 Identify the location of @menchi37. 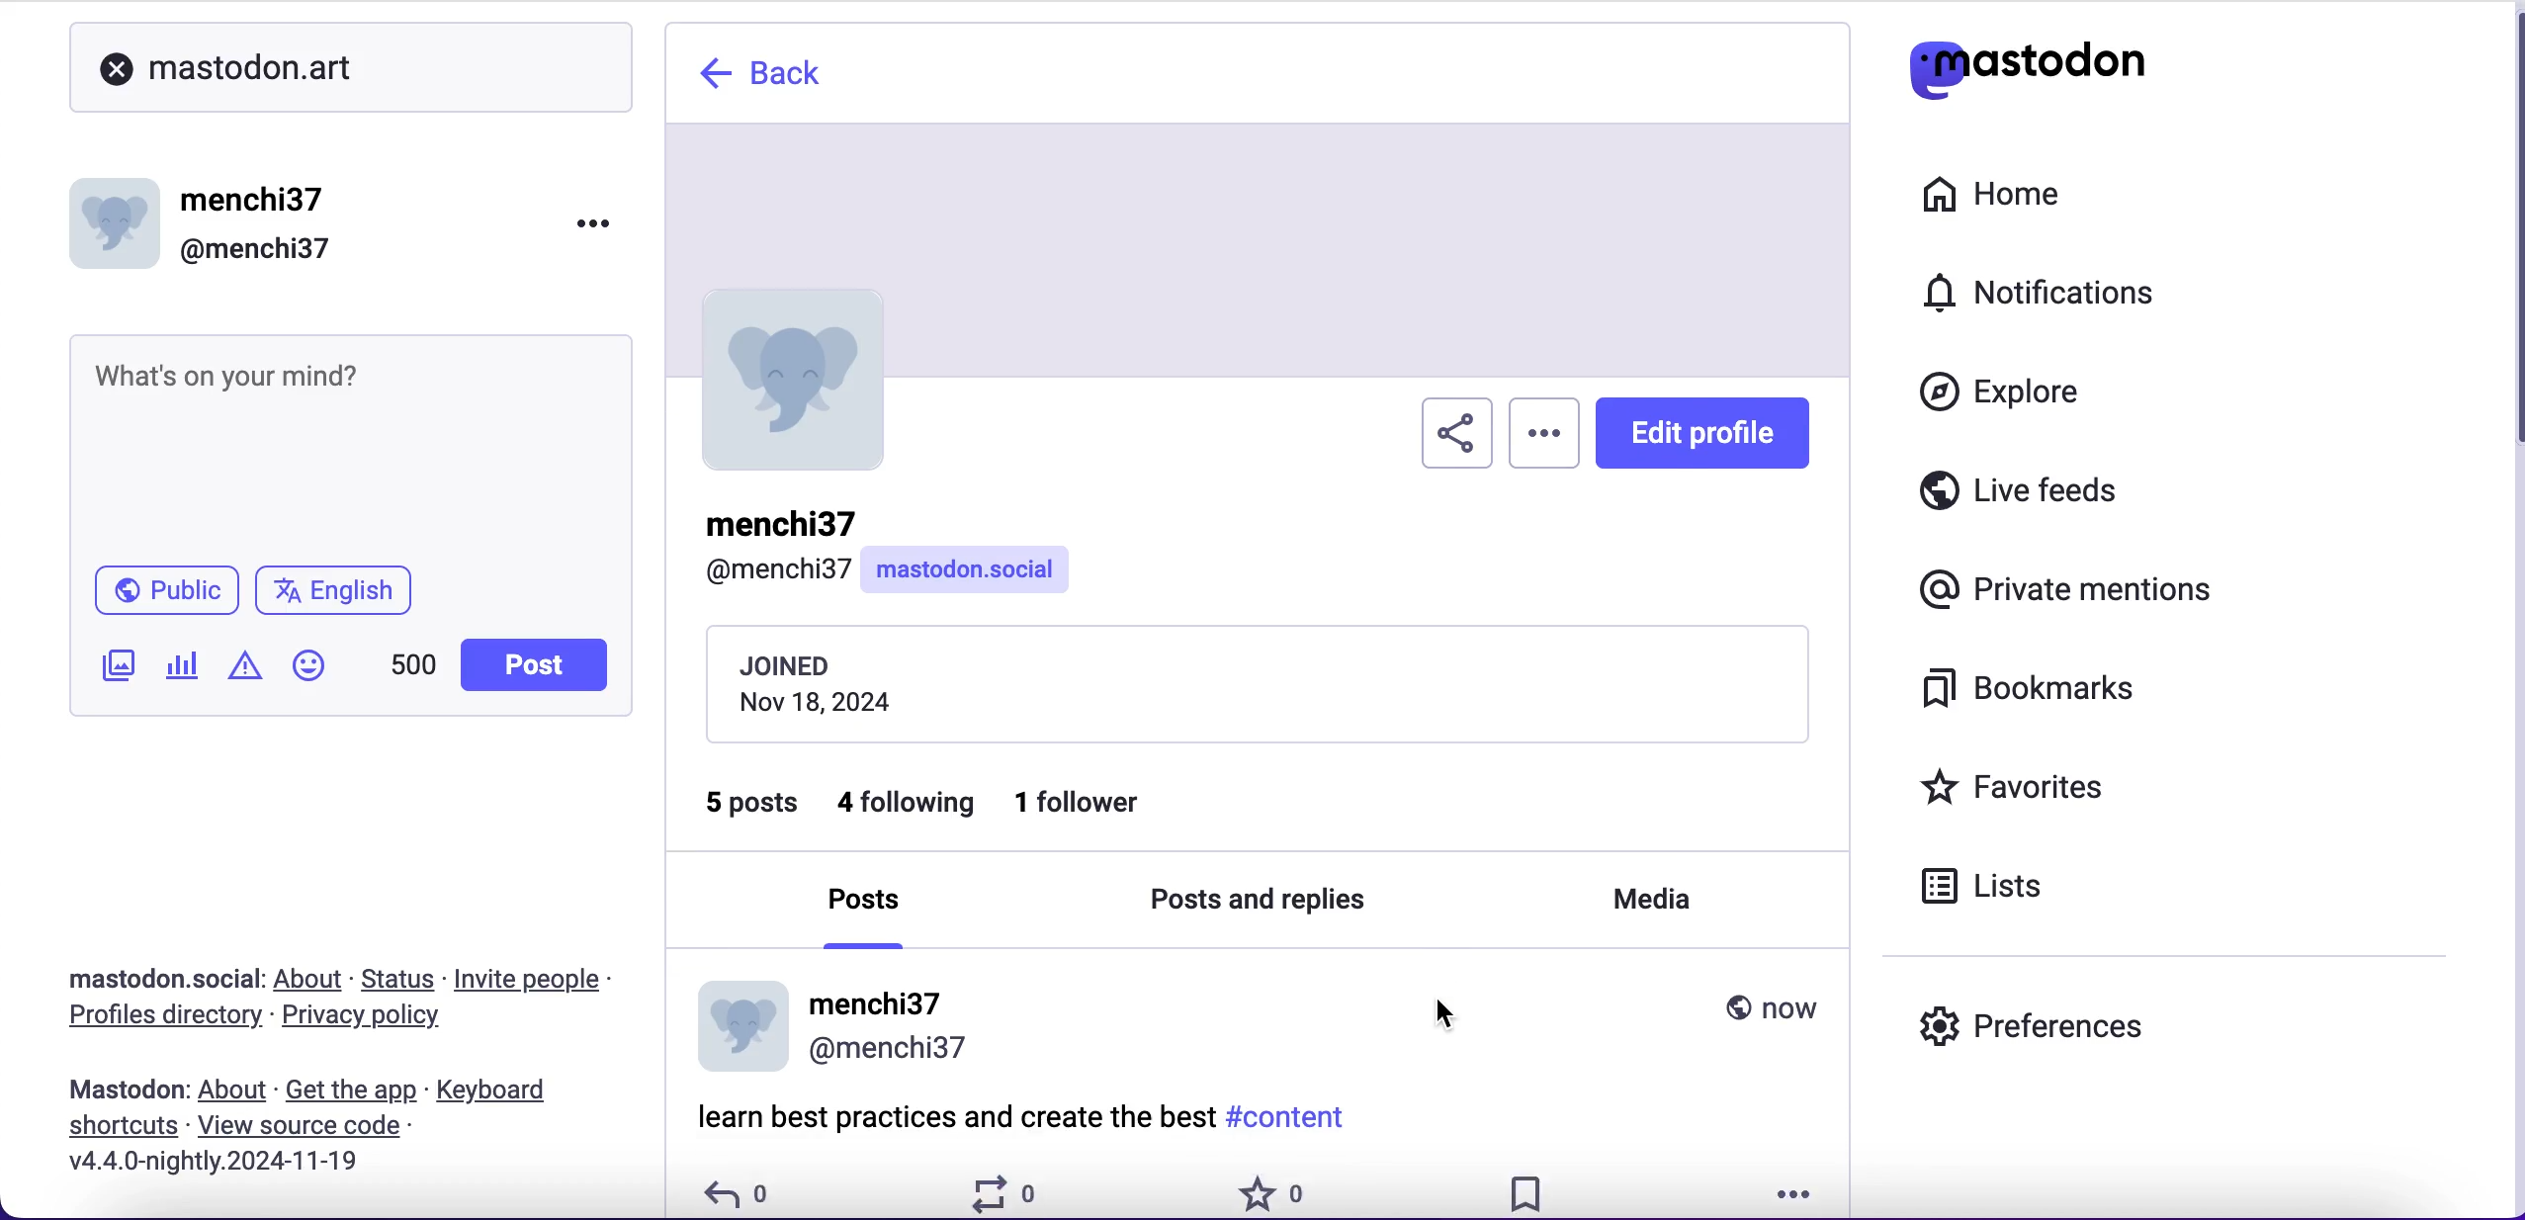
(256, 250).